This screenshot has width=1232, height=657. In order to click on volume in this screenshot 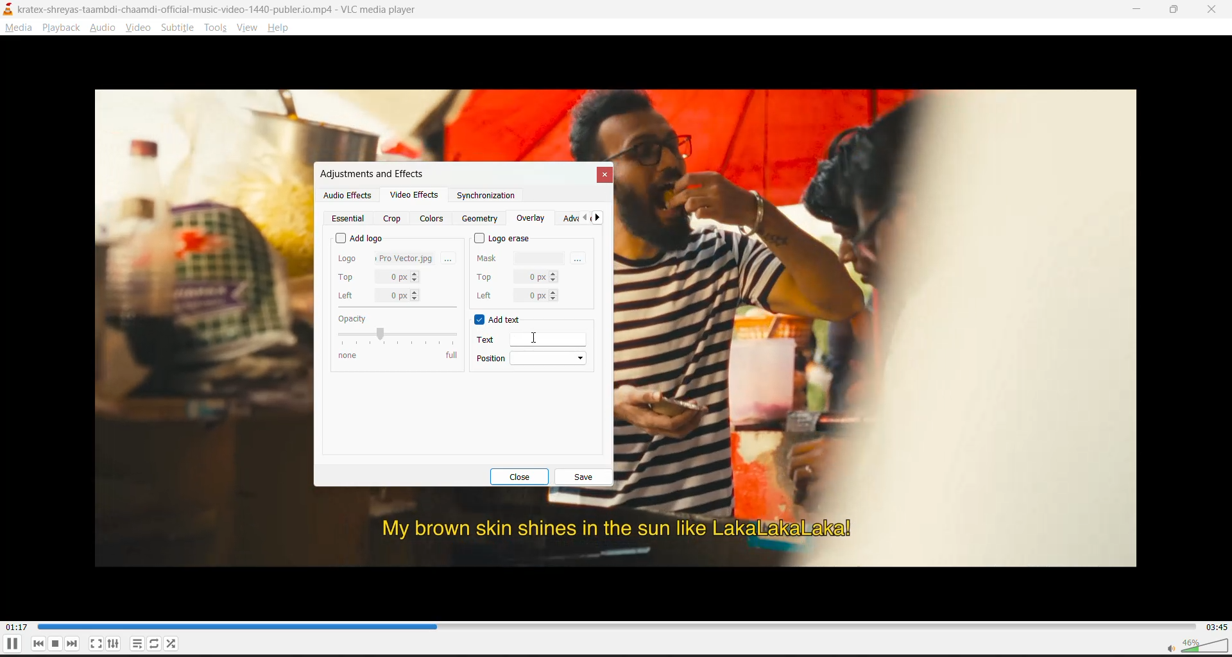, I will do `click(1193, 645)`.